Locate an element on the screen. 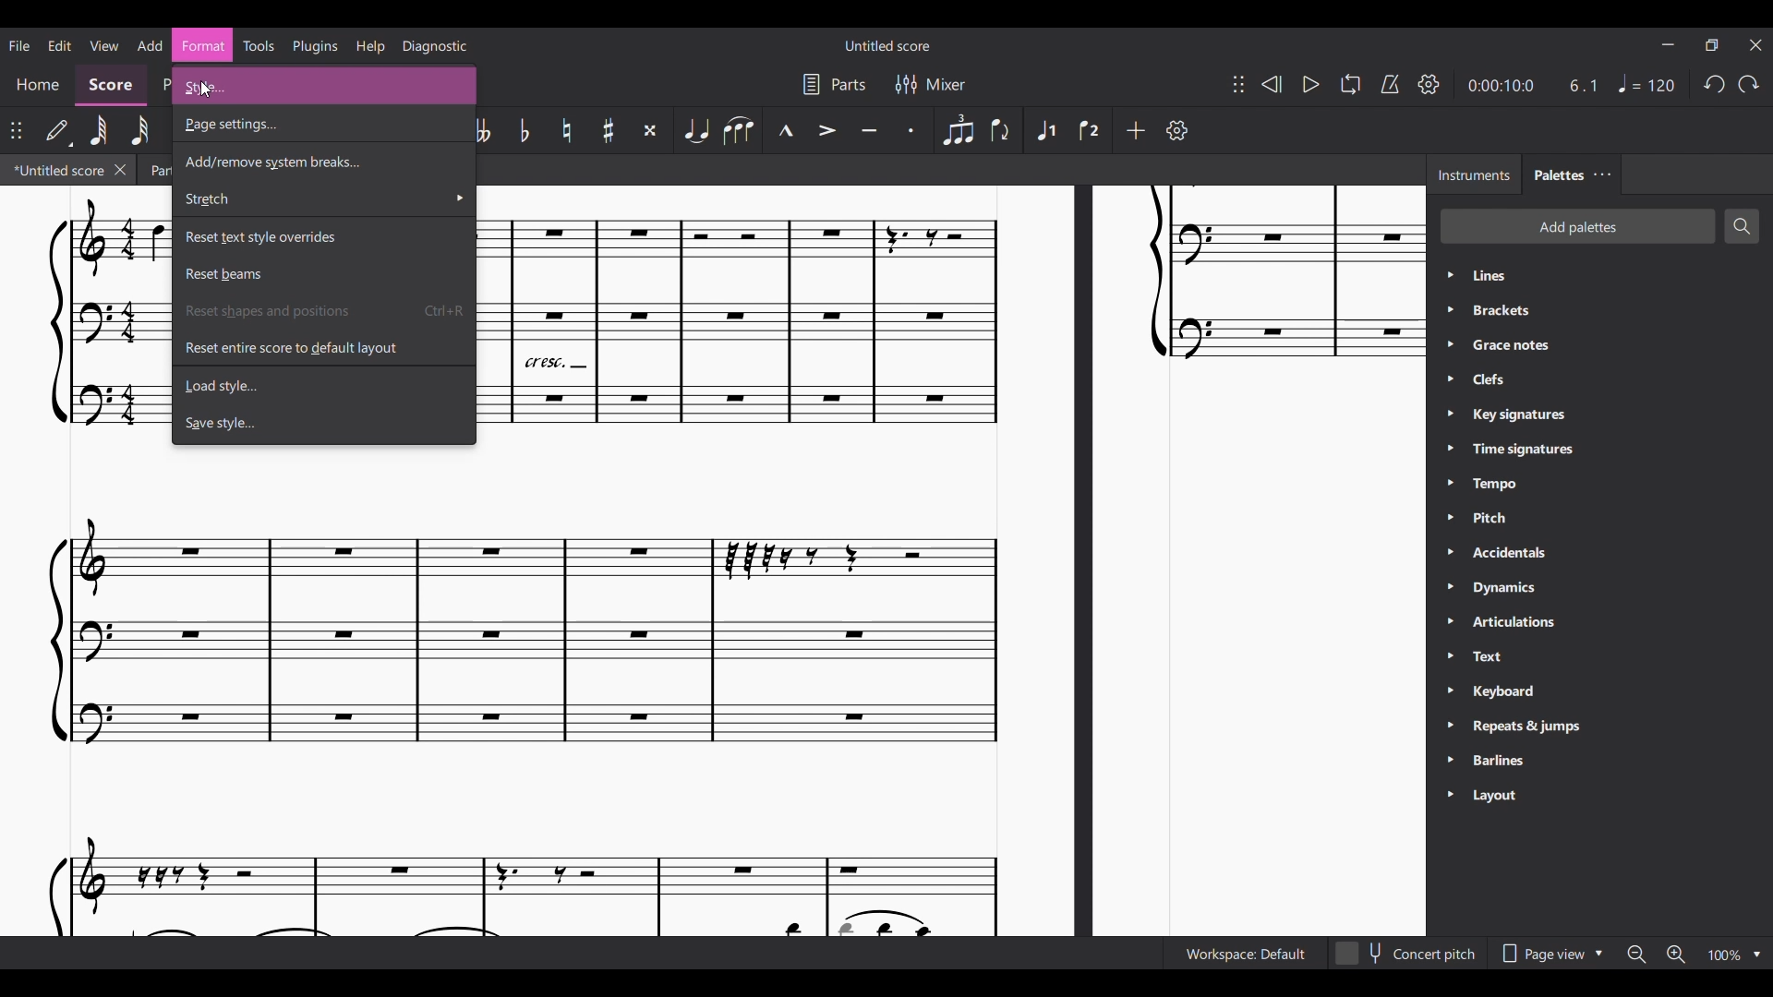  Score, current section highlighted is located at coordinates (111, 86).